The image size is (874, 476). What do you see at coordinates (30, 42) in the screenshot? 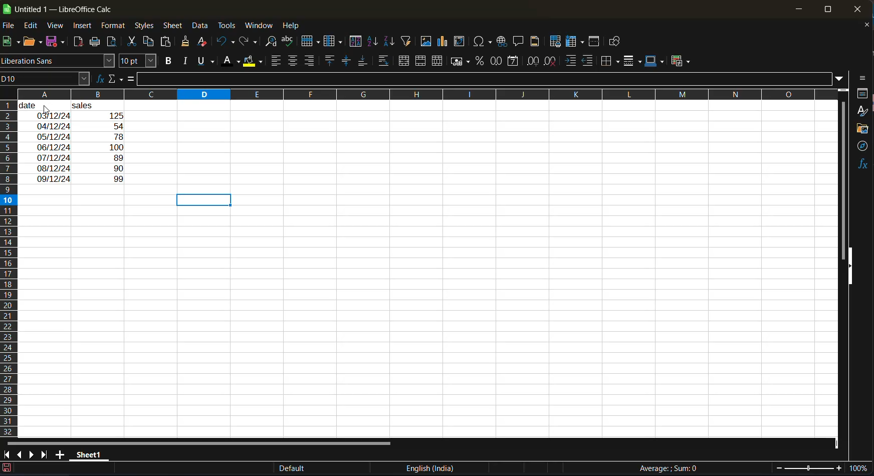
I see `open` at bounding box center [30, 42].